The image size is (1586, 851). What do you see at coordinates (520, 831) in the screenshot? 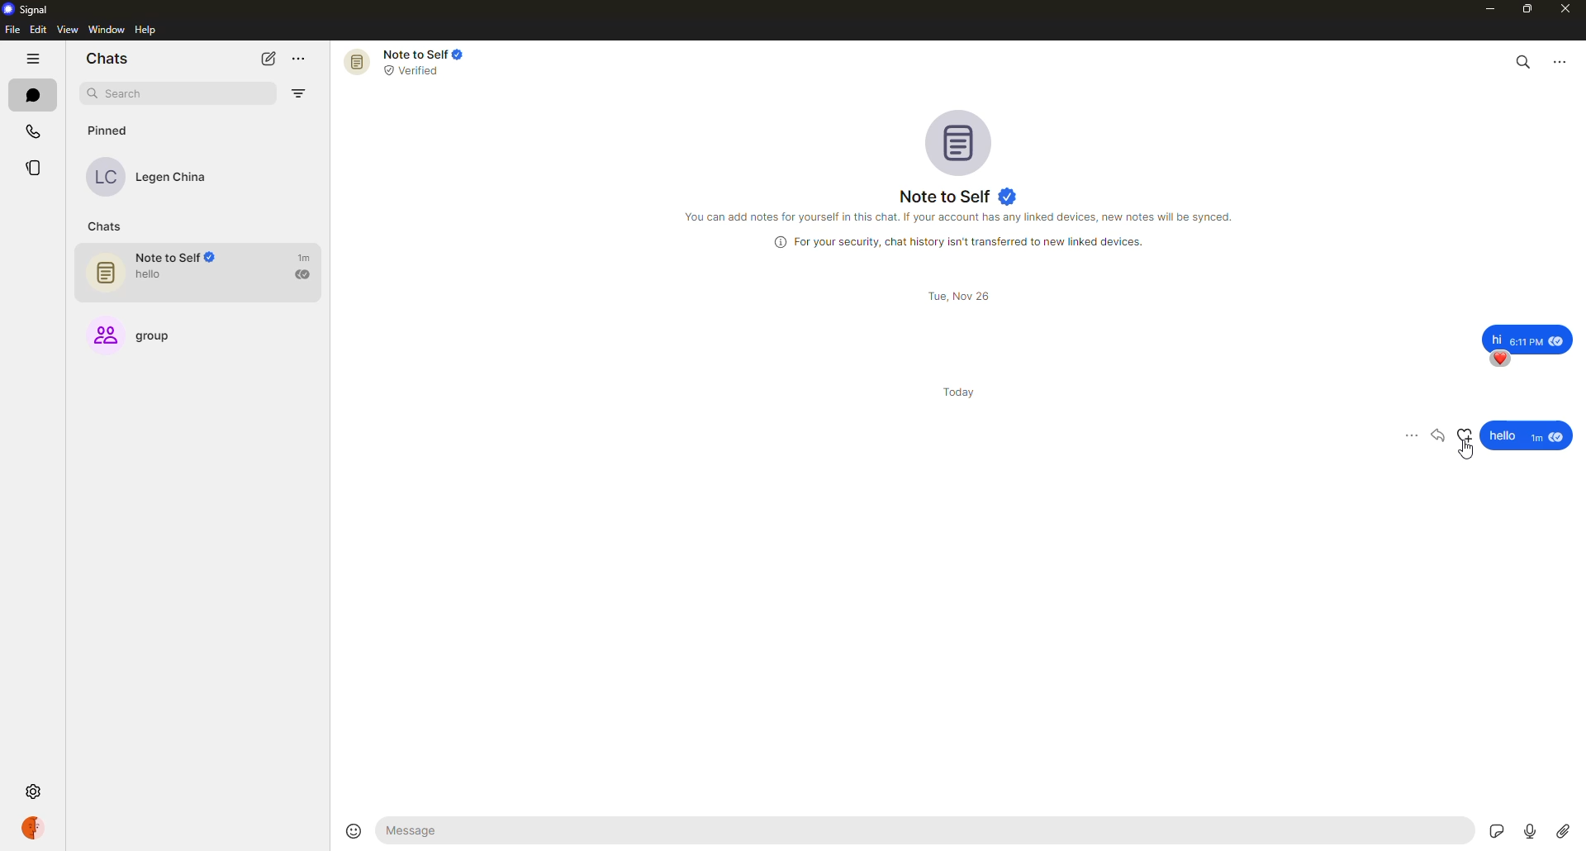
I see `message` at bounding box center [520, 831].